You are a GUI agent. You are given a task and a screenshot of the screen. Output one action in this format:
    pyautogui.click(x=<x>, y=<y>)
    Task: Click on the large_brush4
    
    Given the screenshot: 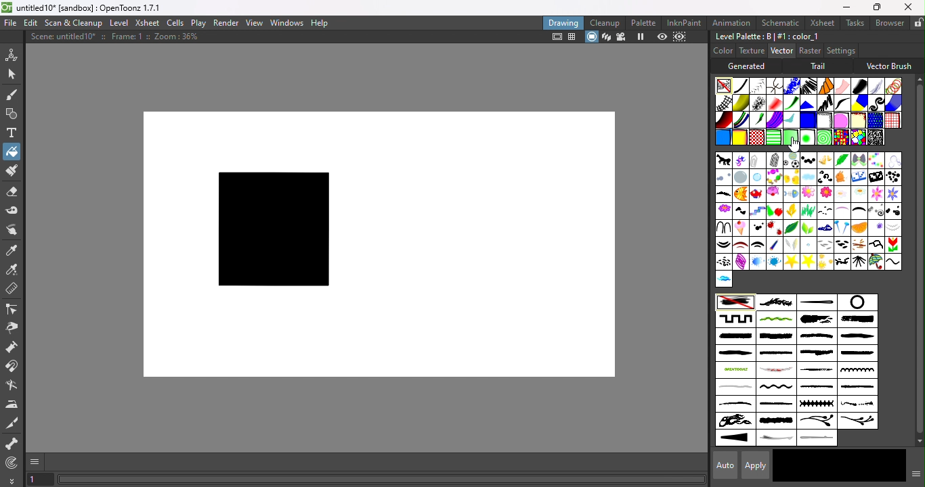 What is the action you would take?
    pyautogui.click(x=775, y=337)
    